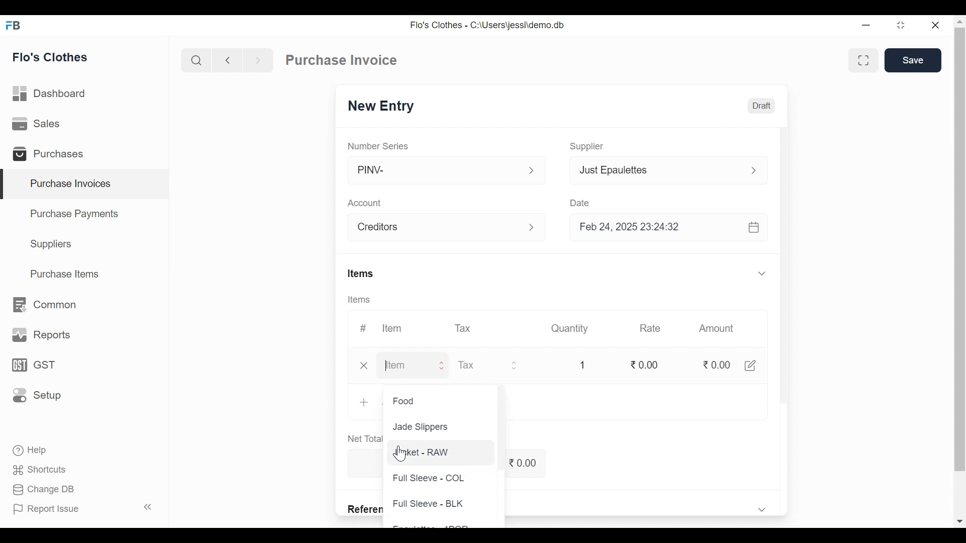 The height and width of the screenshot is (543, 966). I want to click on Purchases, so click(51, 154).